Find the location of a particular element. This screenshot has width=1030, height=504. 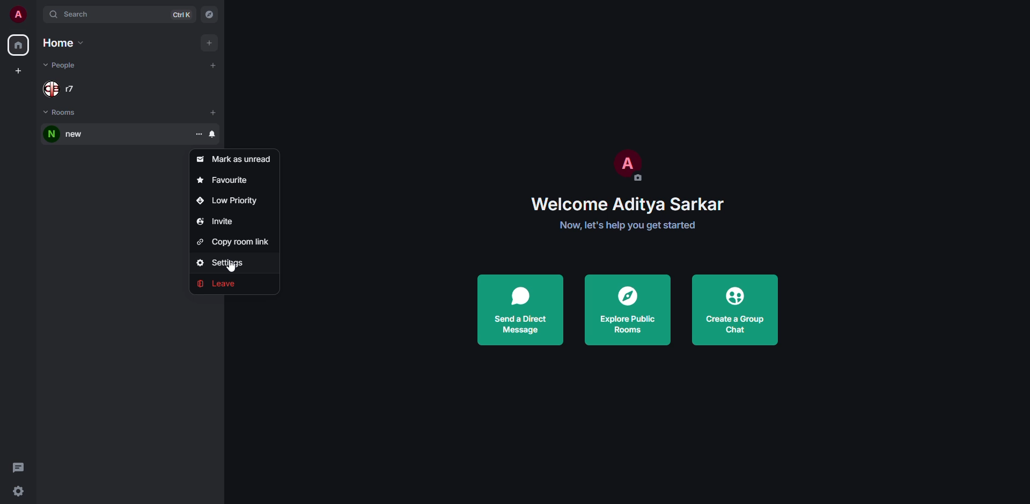

welcome Aditya Sarkar is located at coordinates (628, 204).